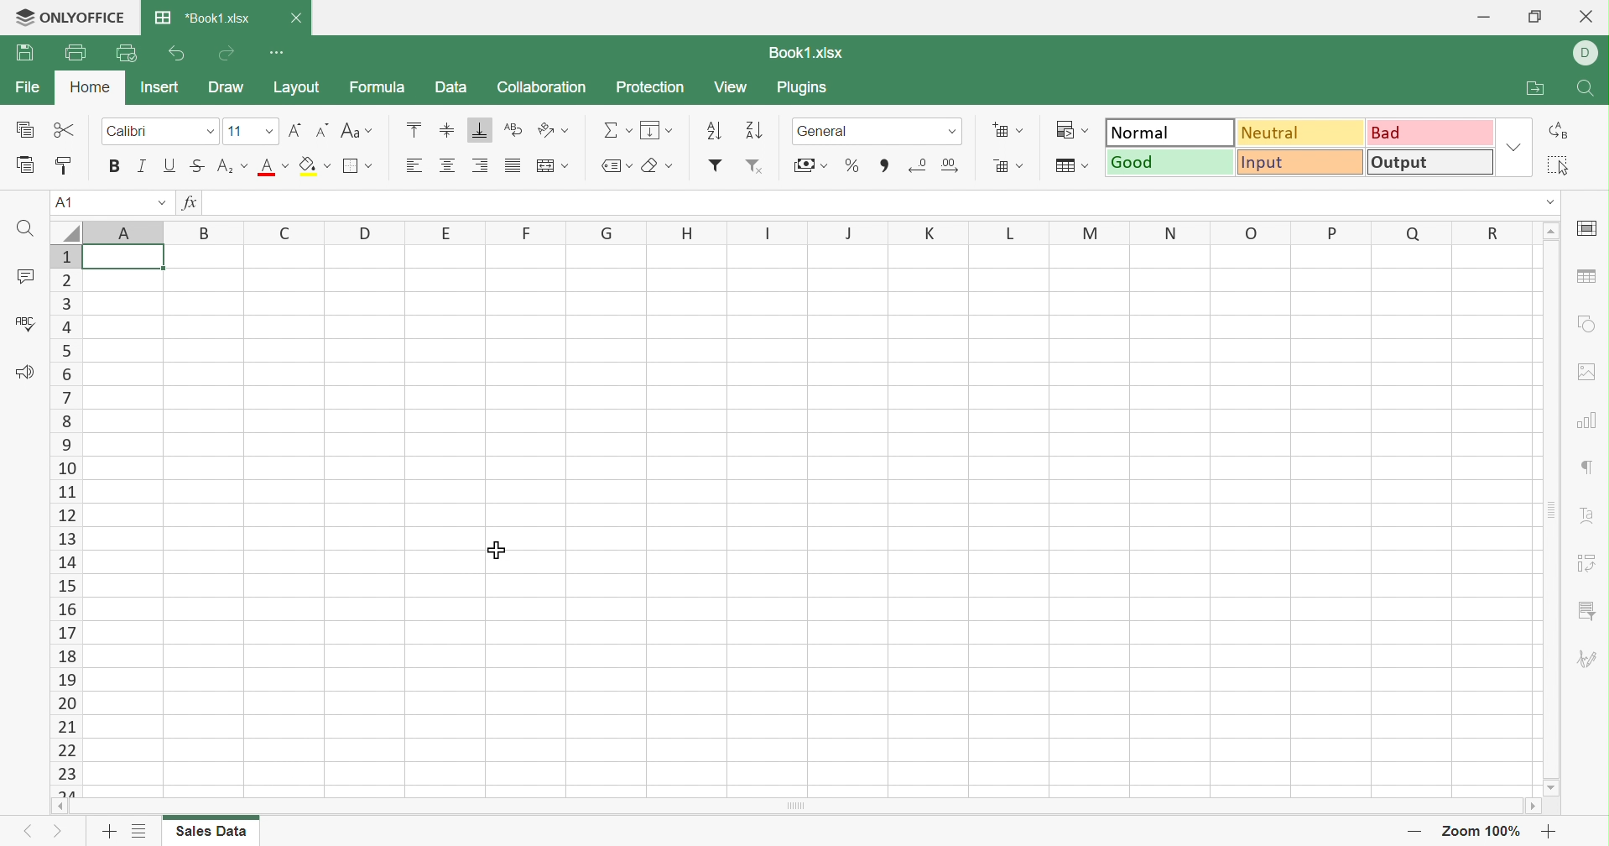 This screenshot has height=846, width=1609. I want to click on Column Names, so click(809, 231).